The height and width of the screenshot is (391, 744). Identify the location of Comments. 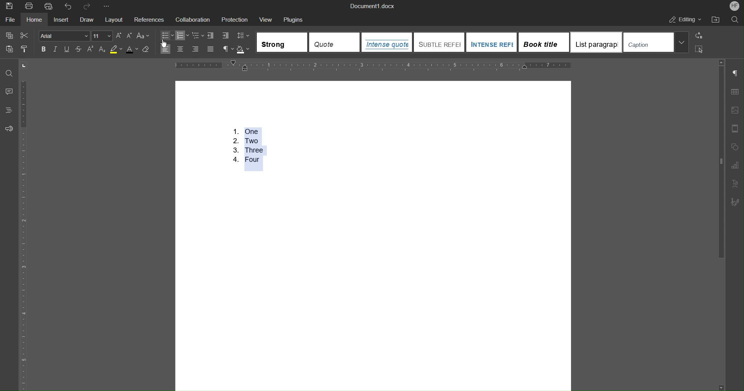
(9, 91).